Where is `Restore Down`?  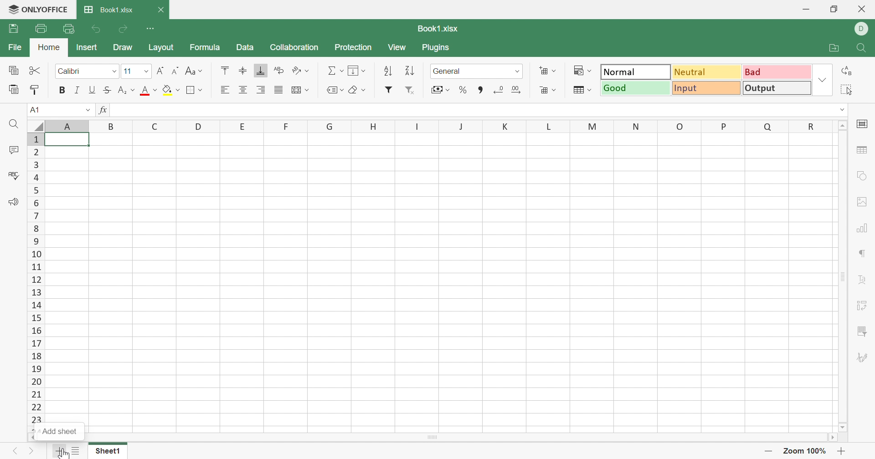 Restore Down is located at coordinates (833, 8).